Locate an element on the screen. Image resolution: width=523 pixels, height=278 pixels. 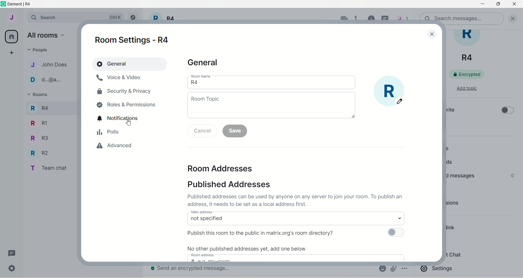
add topic is located at coordinates (467, 88).